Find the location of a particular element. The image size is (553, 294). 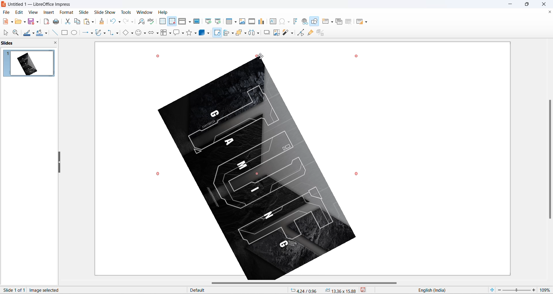

vertical scroll bar is located at coordinates (550, 159).